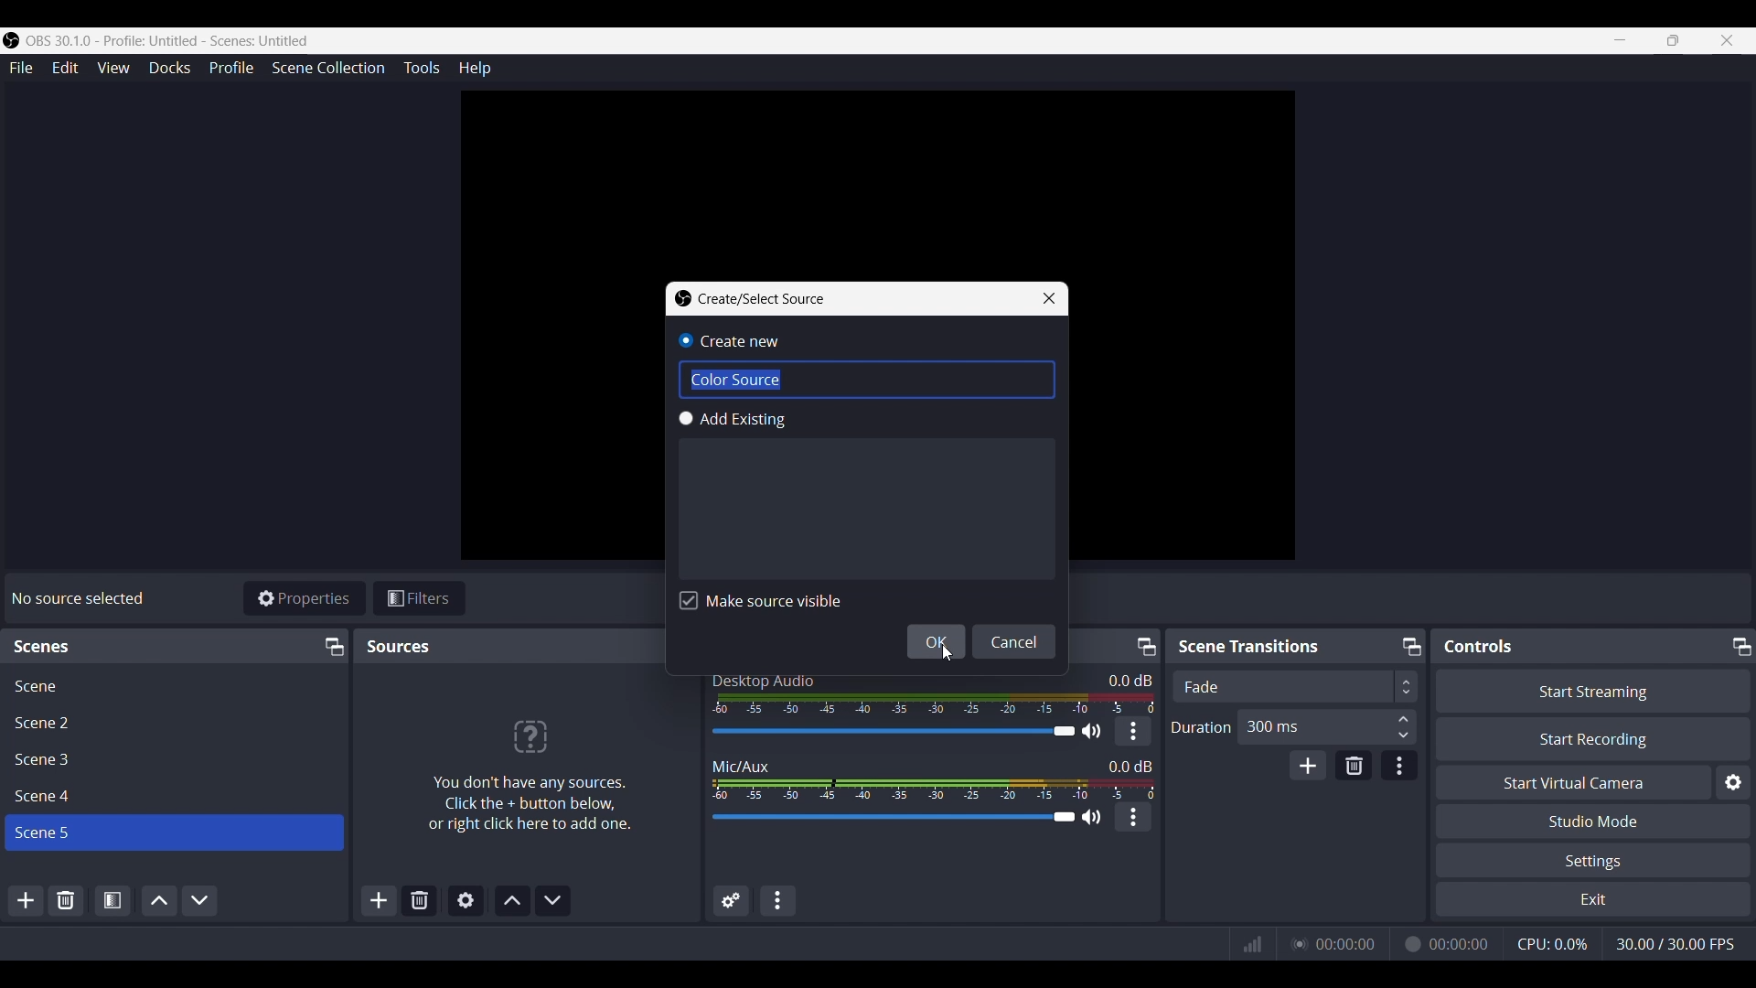 This screenshot has height=988, width=1756. I want to click on Transition Properties, so click(1399, 765).